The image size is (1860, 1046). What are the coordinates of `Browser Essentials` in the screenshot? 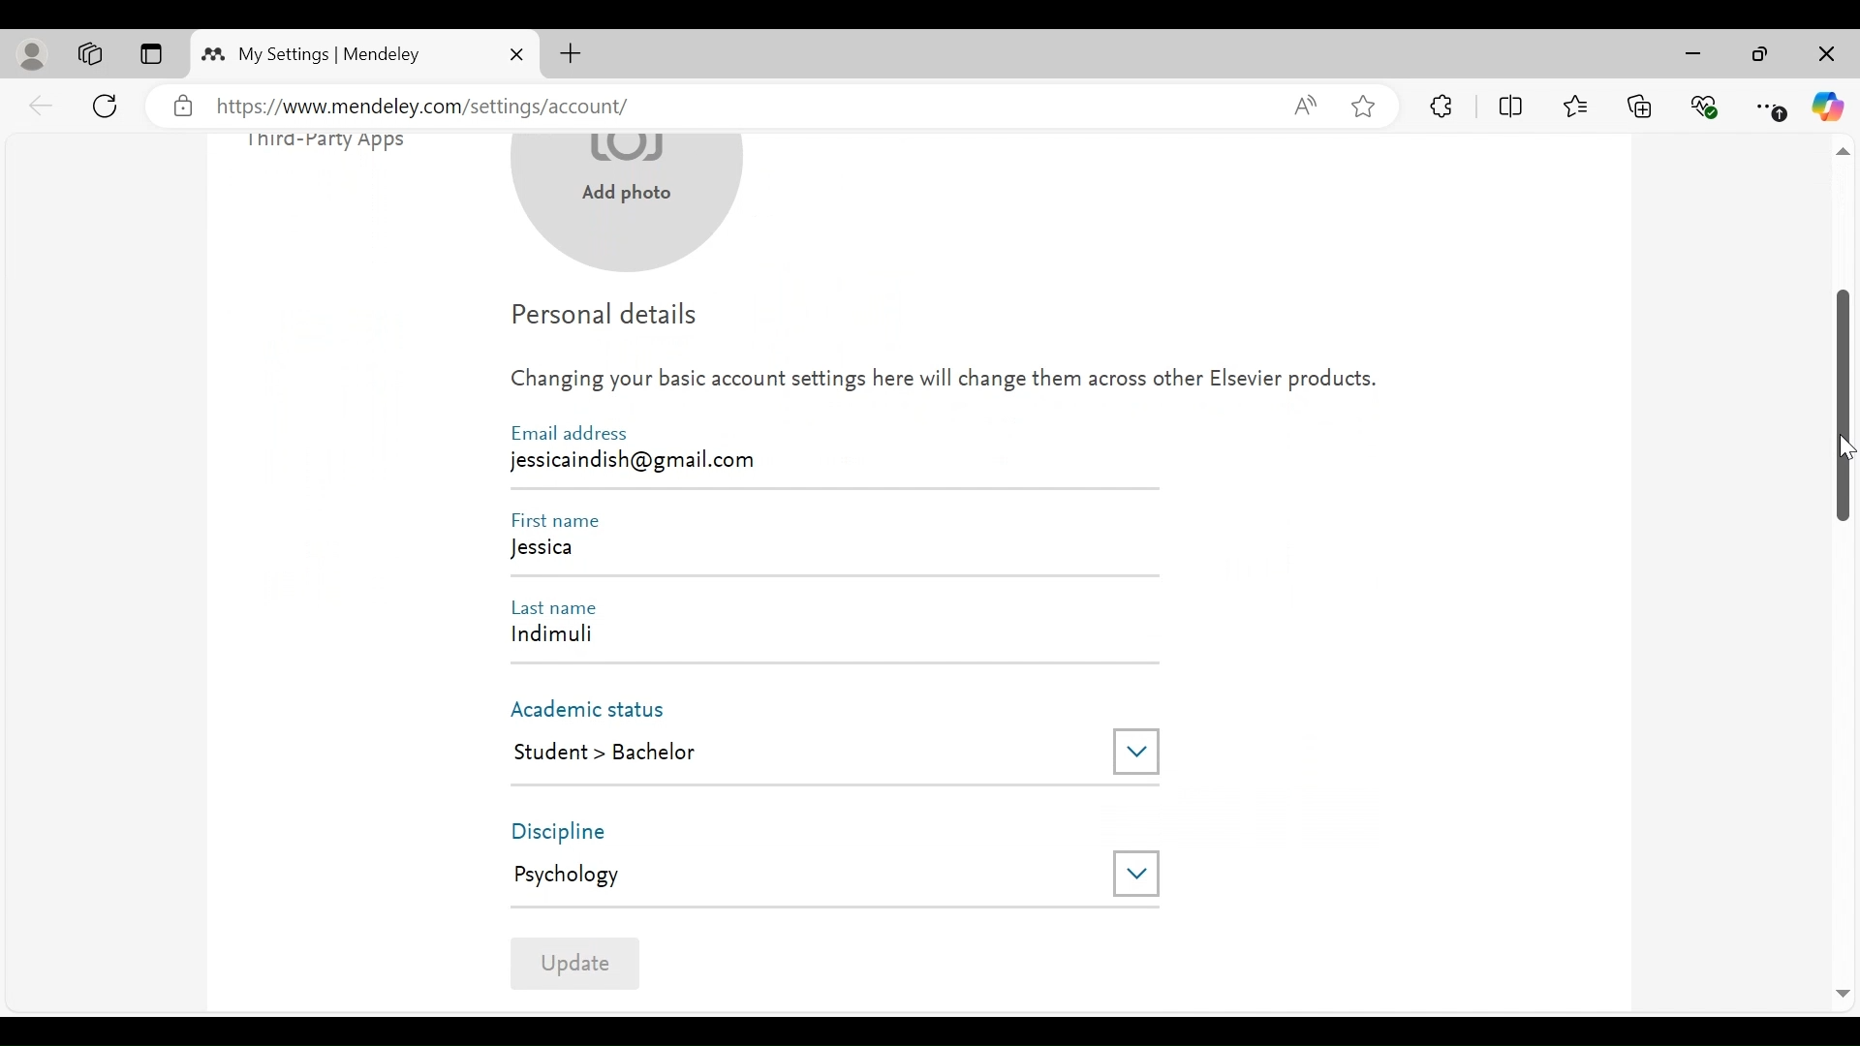 It's located at (1706, 105).